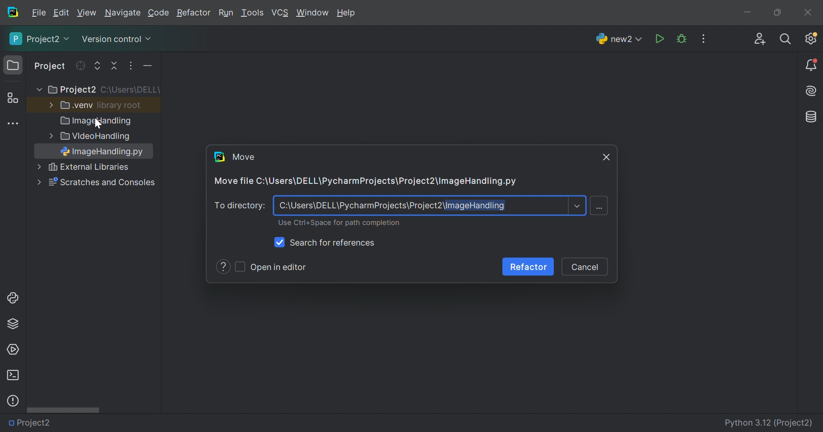 The width and height of the screenshot is (823, 432). I want to click on Shift+Enter, so click(601, 208).